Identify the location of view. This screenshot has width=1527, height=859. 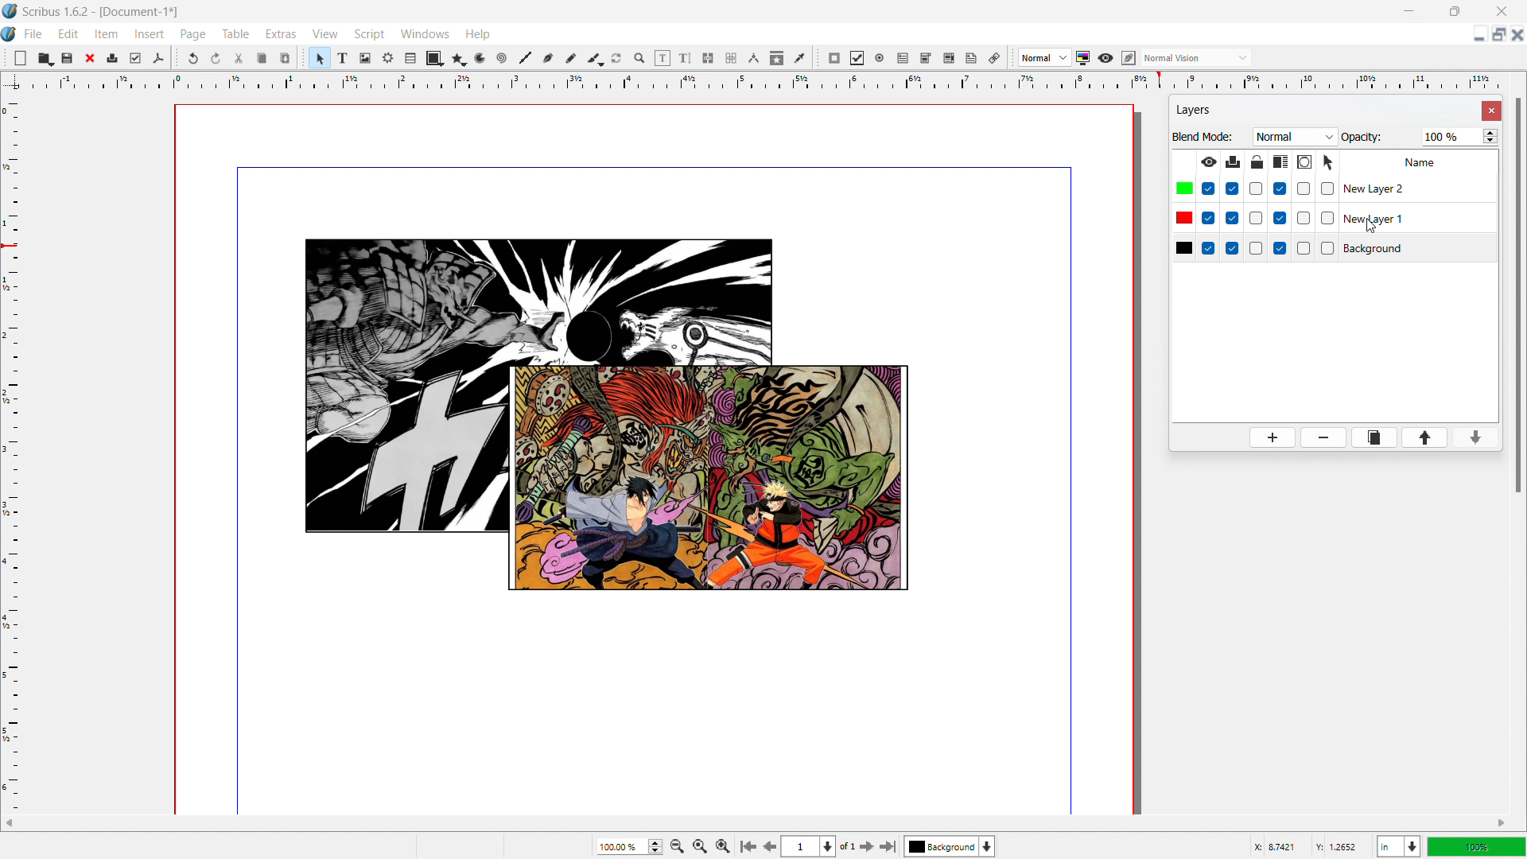
(324, 33).